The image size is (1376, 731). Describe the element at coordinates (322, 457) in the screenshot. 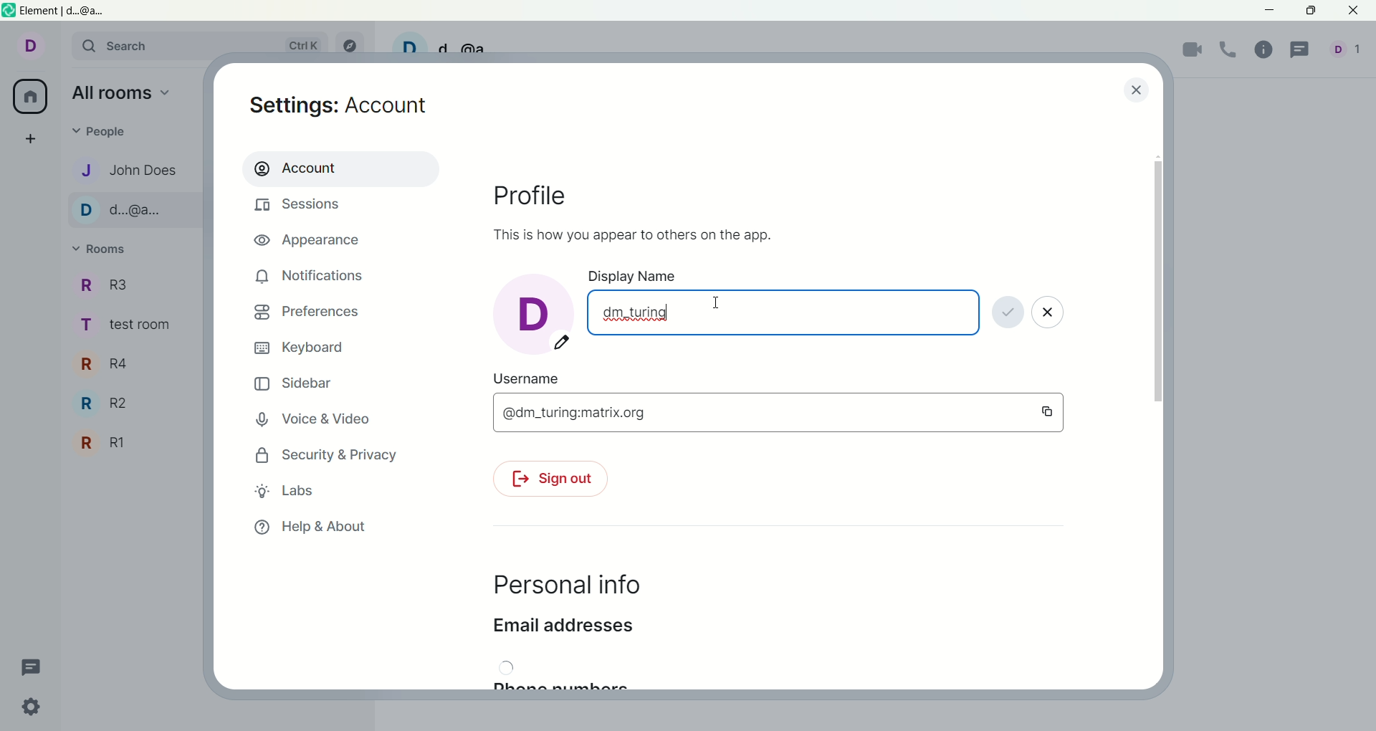

I see `security and privacy` at that location.